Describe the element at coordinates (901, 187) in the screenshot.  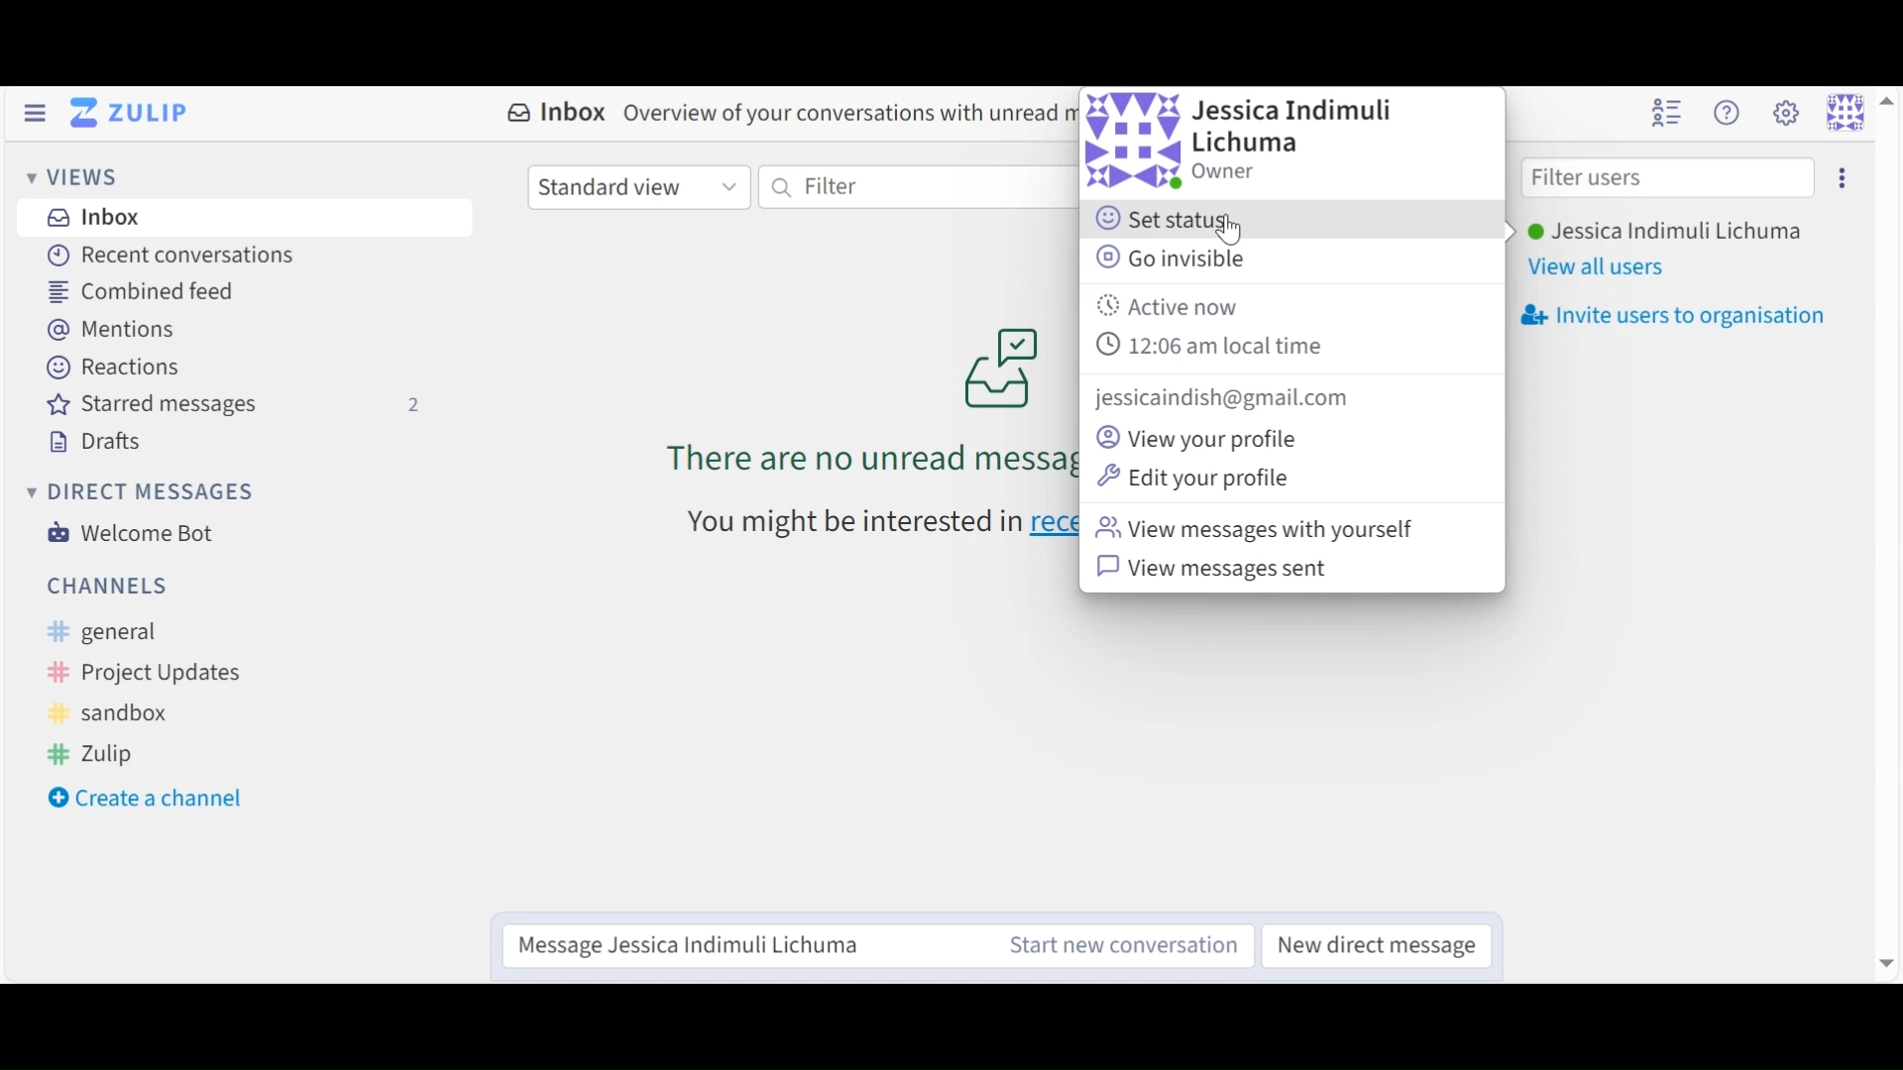
I see `Filte` at that location.